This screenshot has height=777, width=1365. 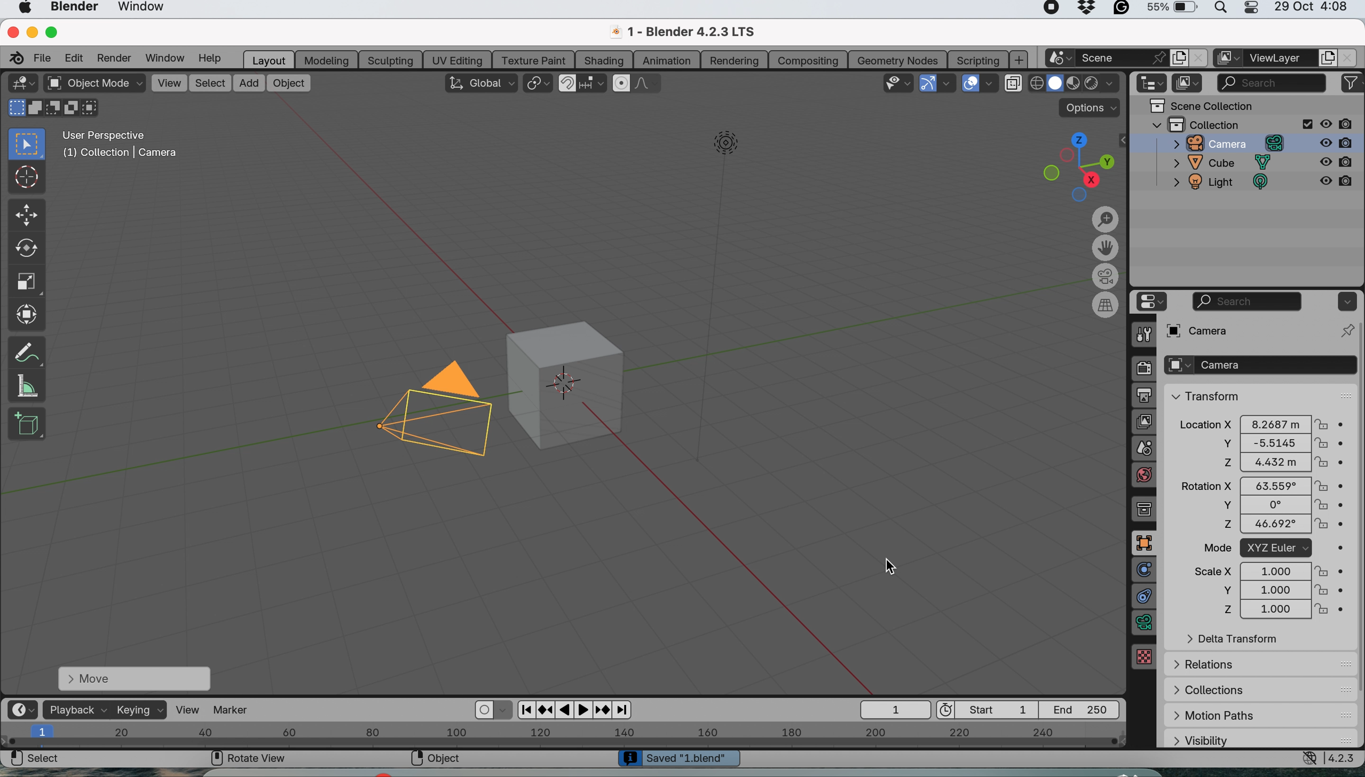 What do you see at coordinates (1122, 57) in the screenshot?
I see `scene` at bounding box center [1122, 57].